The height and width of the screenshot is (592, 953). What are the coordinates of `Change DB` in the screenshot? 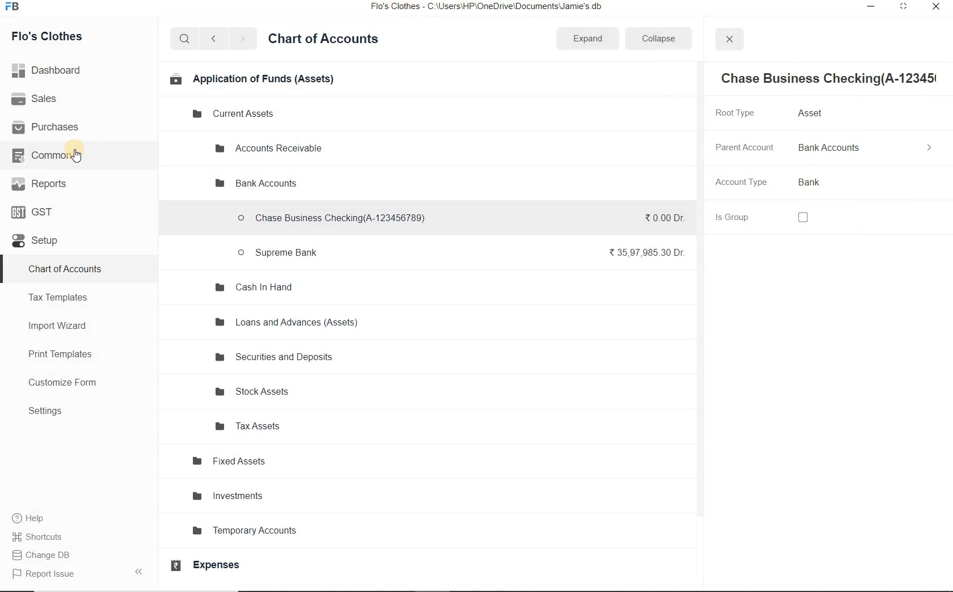 It's located at (42, 554).